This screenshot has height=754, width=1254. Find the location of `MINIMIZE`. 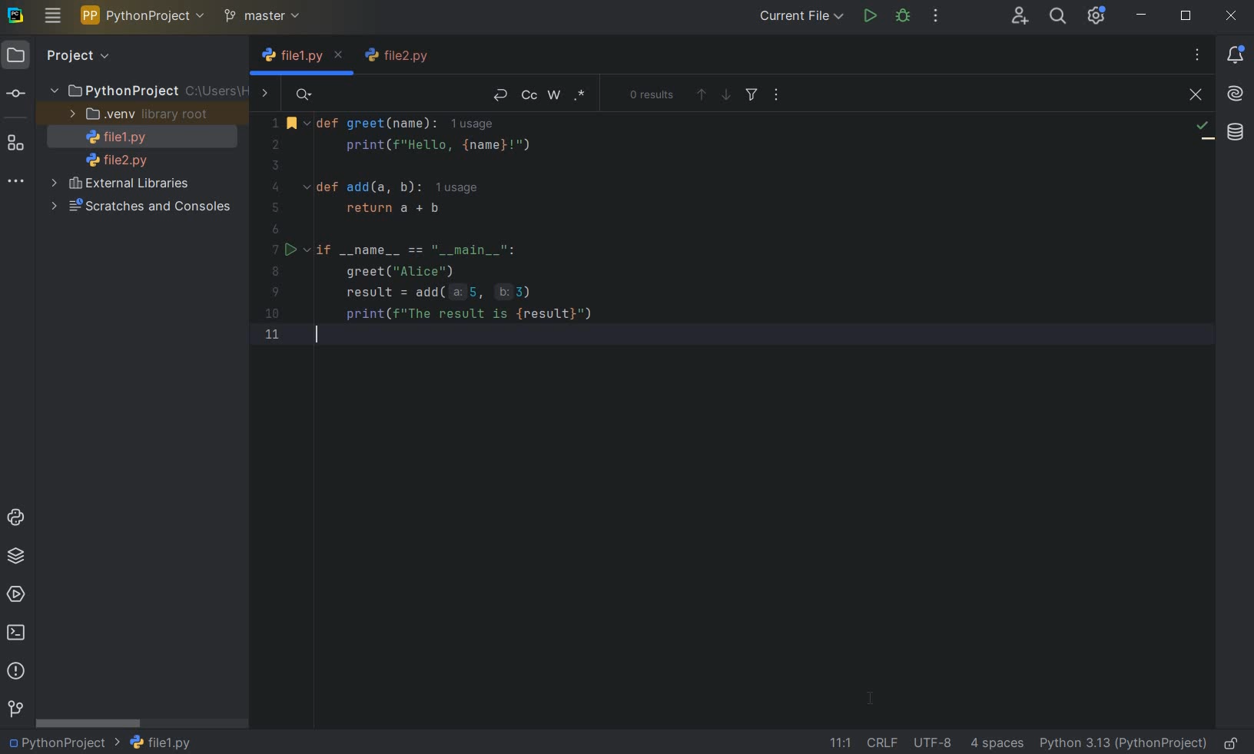

MINIMIZE is located at coordinates (1142, 16).